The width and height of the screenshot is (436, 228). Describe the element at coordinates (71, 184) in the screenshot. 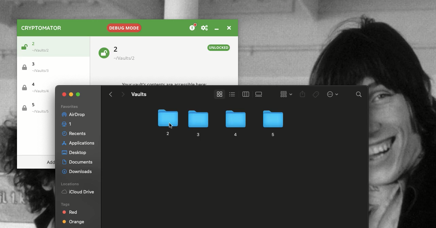

I see `Locations` at that location.